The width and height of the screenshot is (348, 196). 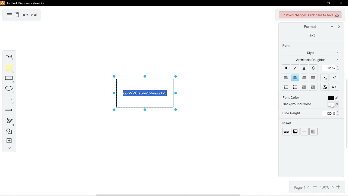 What do you see at coordinates (17, 15) in the screenshot?
I see `delete` at bounding box center [17, 15].